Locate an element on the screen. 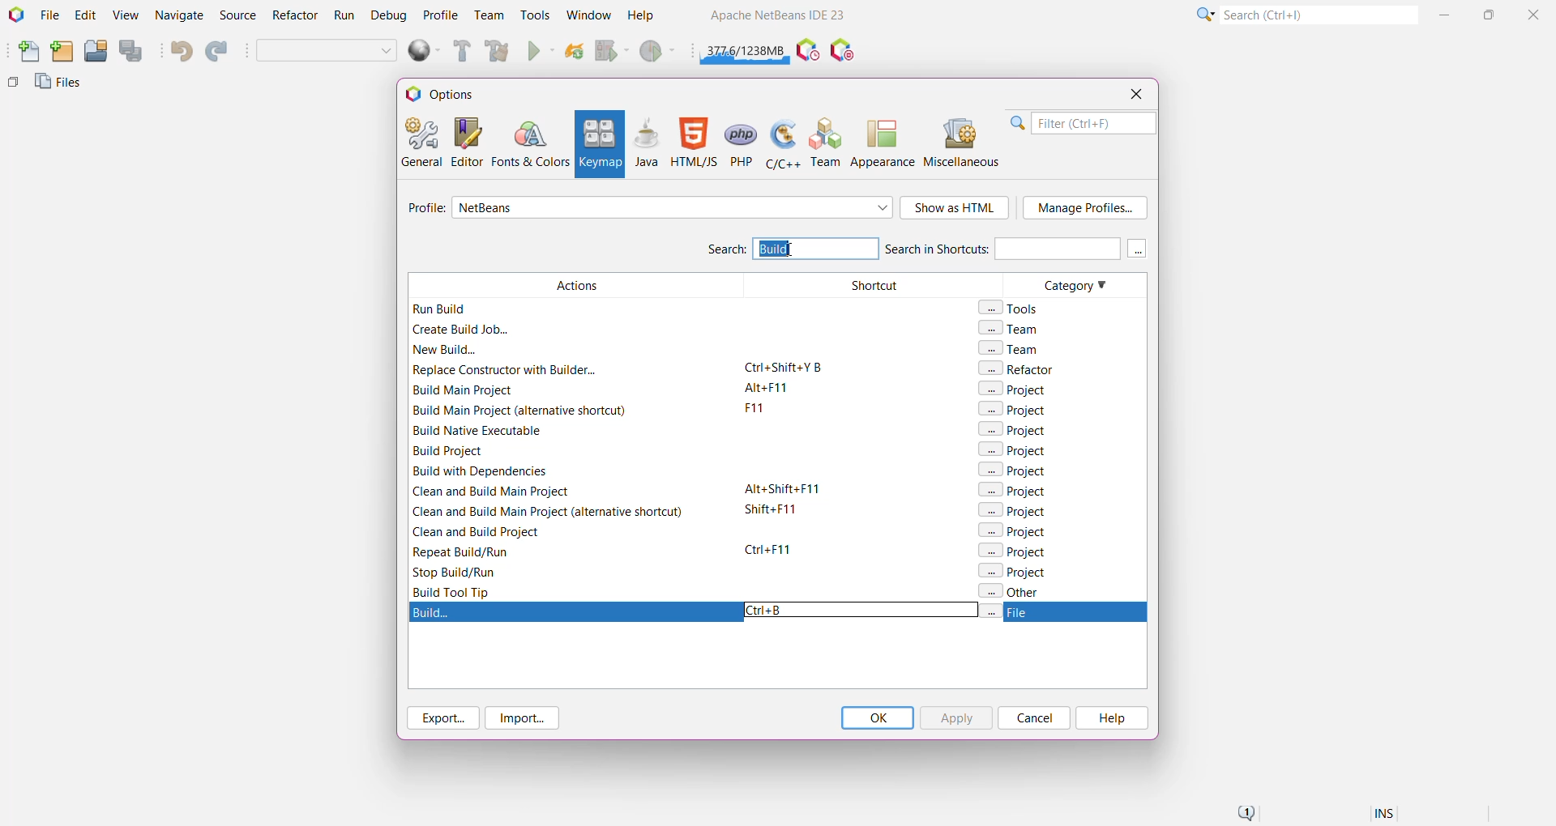 The height and width of the screenshot is (826, 1556). Appearance is located at coordinates (883, 143).